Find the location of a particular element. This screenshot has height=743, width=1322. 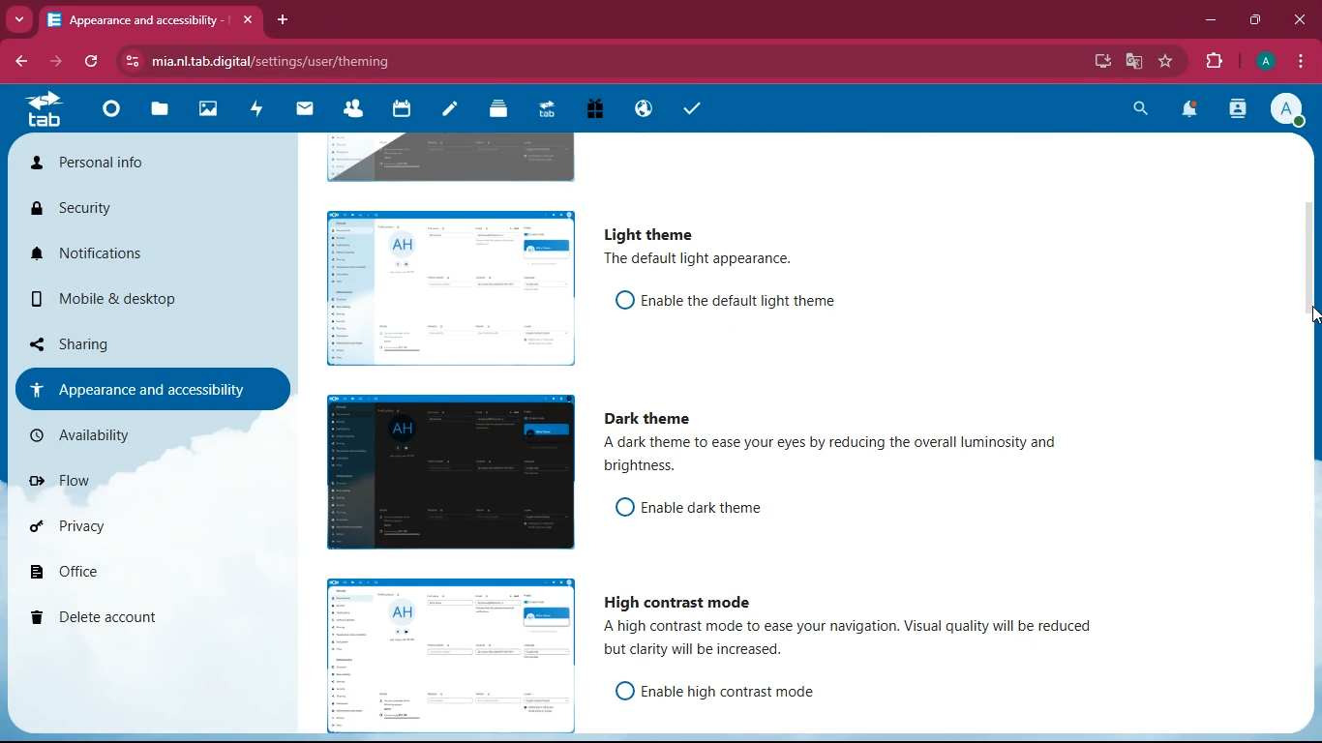

mobile is located at coordinates (113, 299).